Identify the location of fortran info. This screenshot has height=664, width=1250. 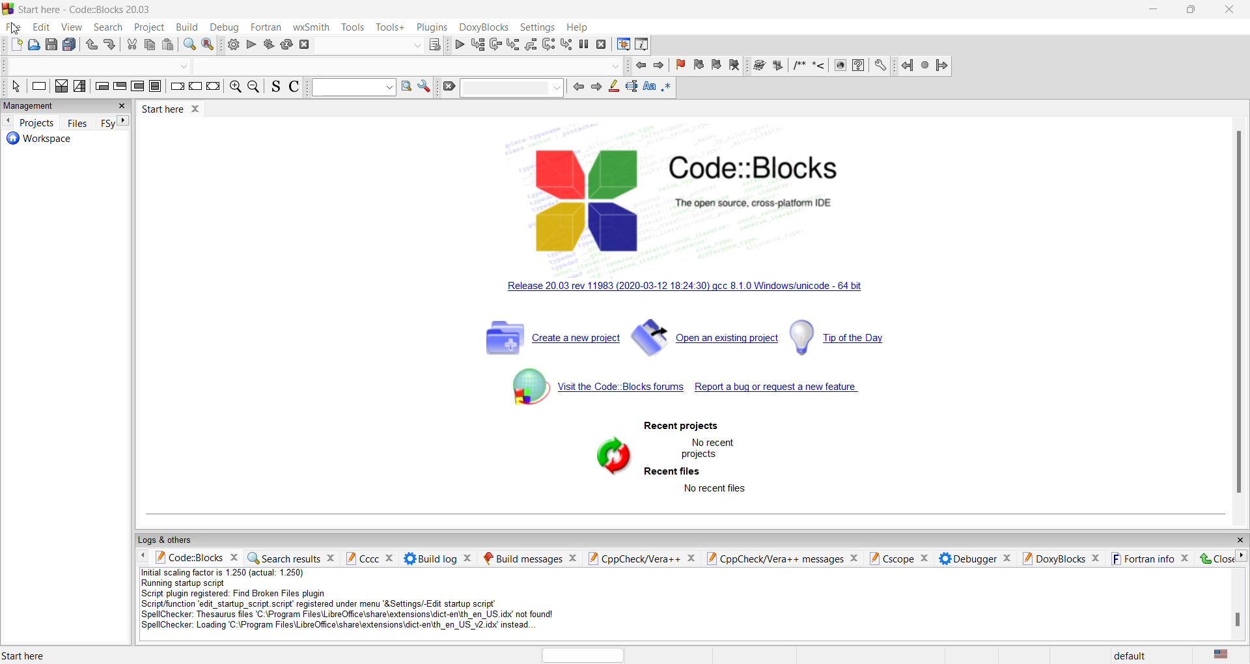
(1150, 559).